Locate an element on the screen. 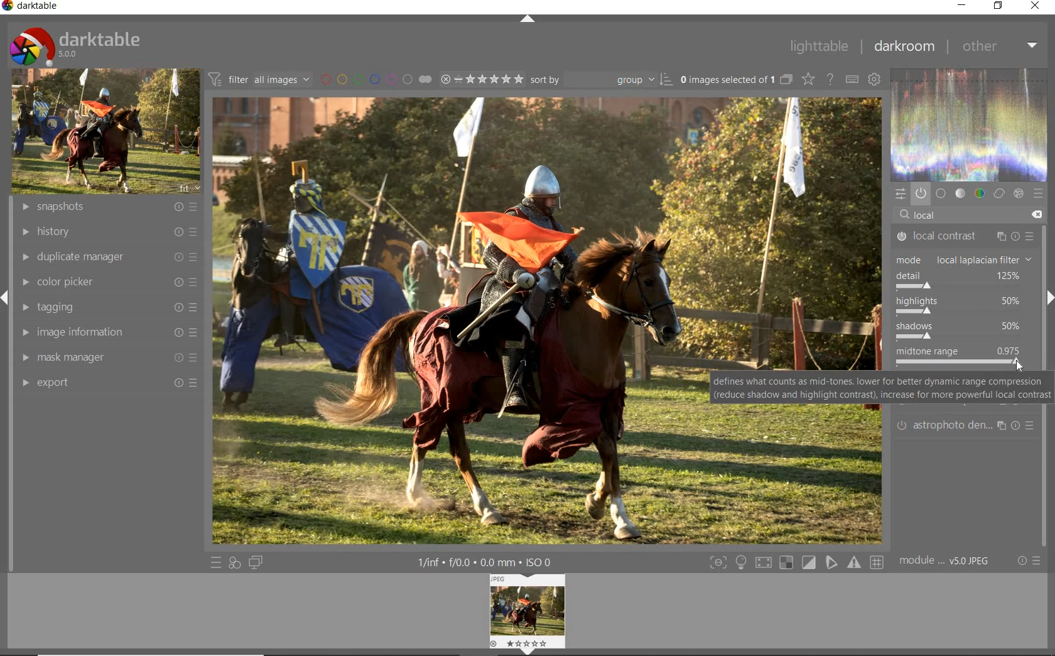 This screenshot has width=1055, height=656. quick access for applying any of your styles is located at coordinates (235, 562).